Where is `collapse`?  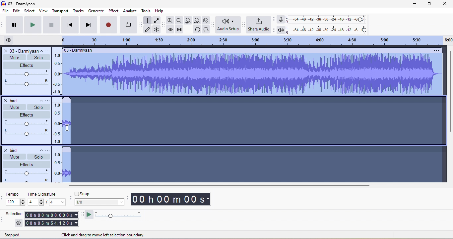 collapse is located at coordinates (43, 51).